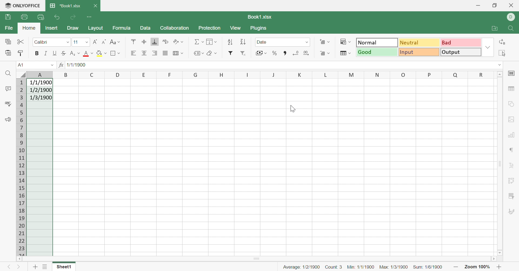  Describe the element at coordinates (511, 165) in the screenshot. I see `Text art settings` at that location.